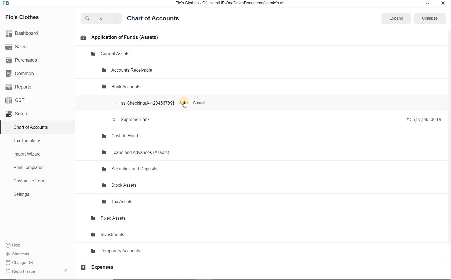  Describe the element at coordinates (26, 17) in the screenshot. I see `Flo's Clothes` at that location.